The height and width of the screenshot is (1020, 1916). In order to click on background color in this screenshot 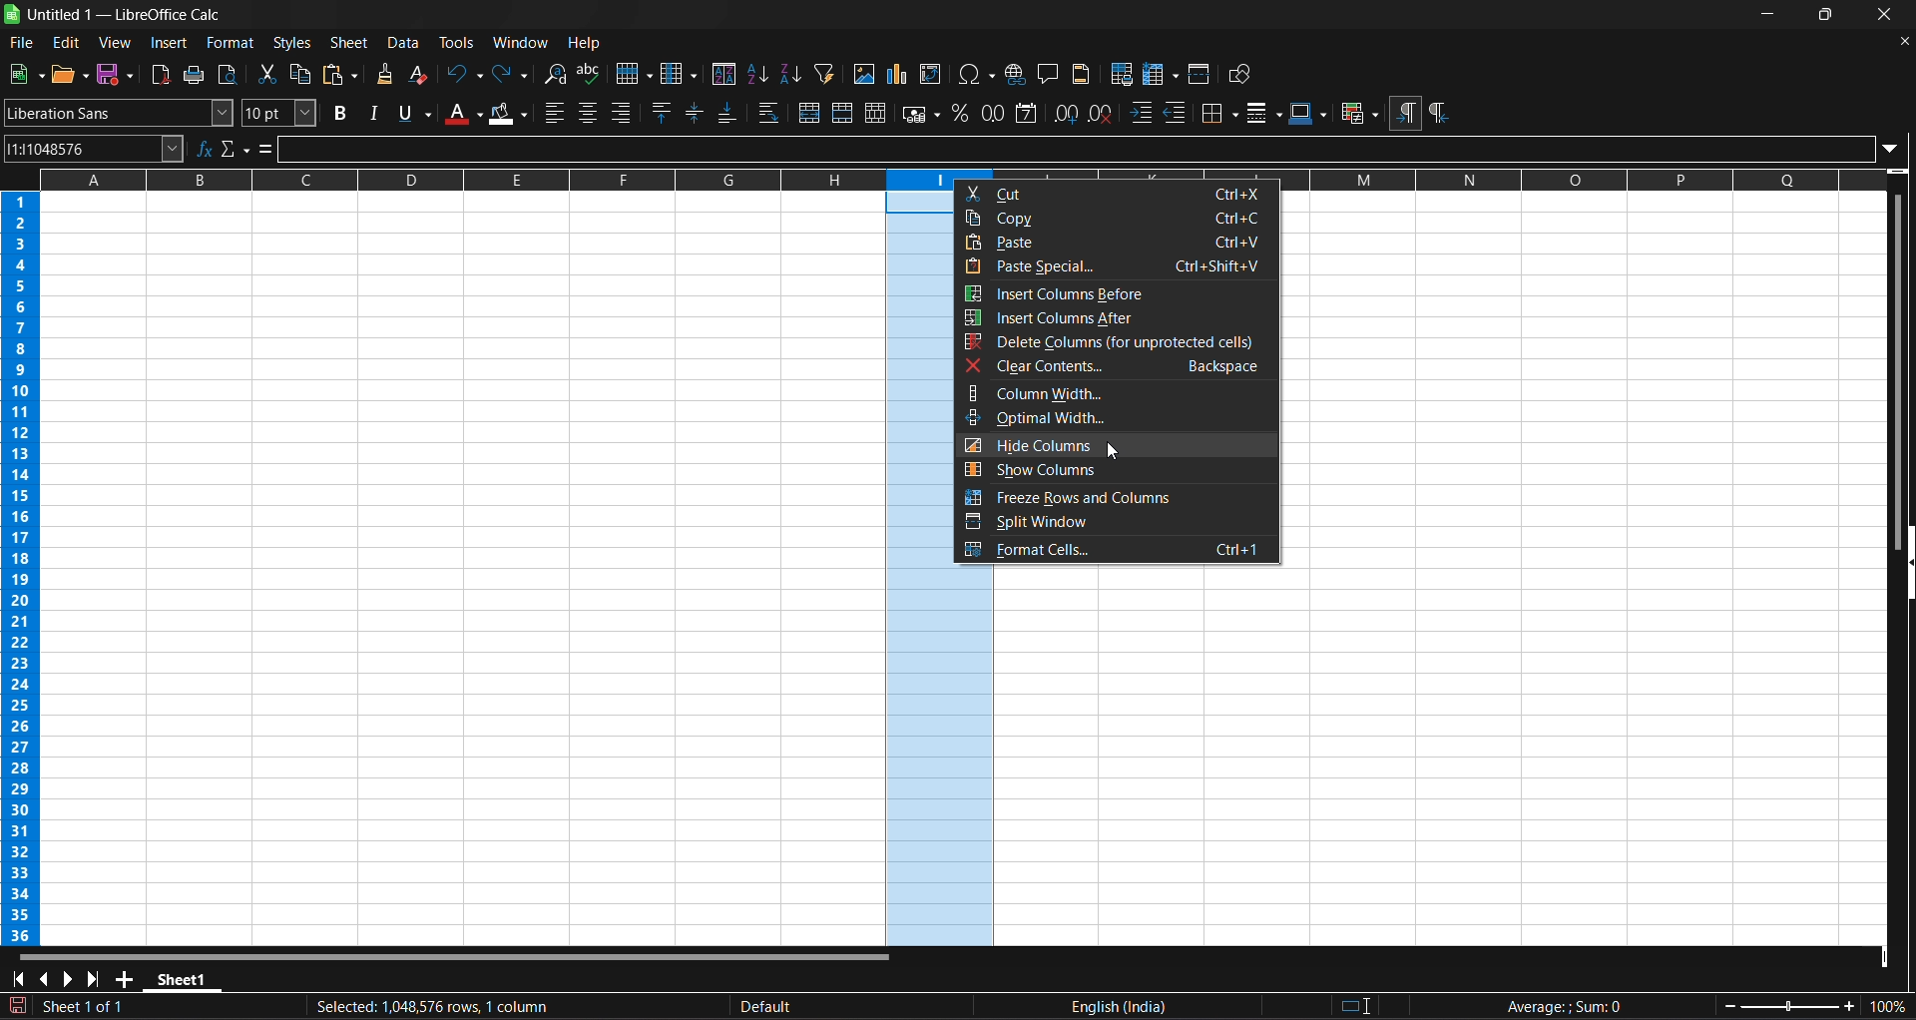, I will do `click(509, 115)`.